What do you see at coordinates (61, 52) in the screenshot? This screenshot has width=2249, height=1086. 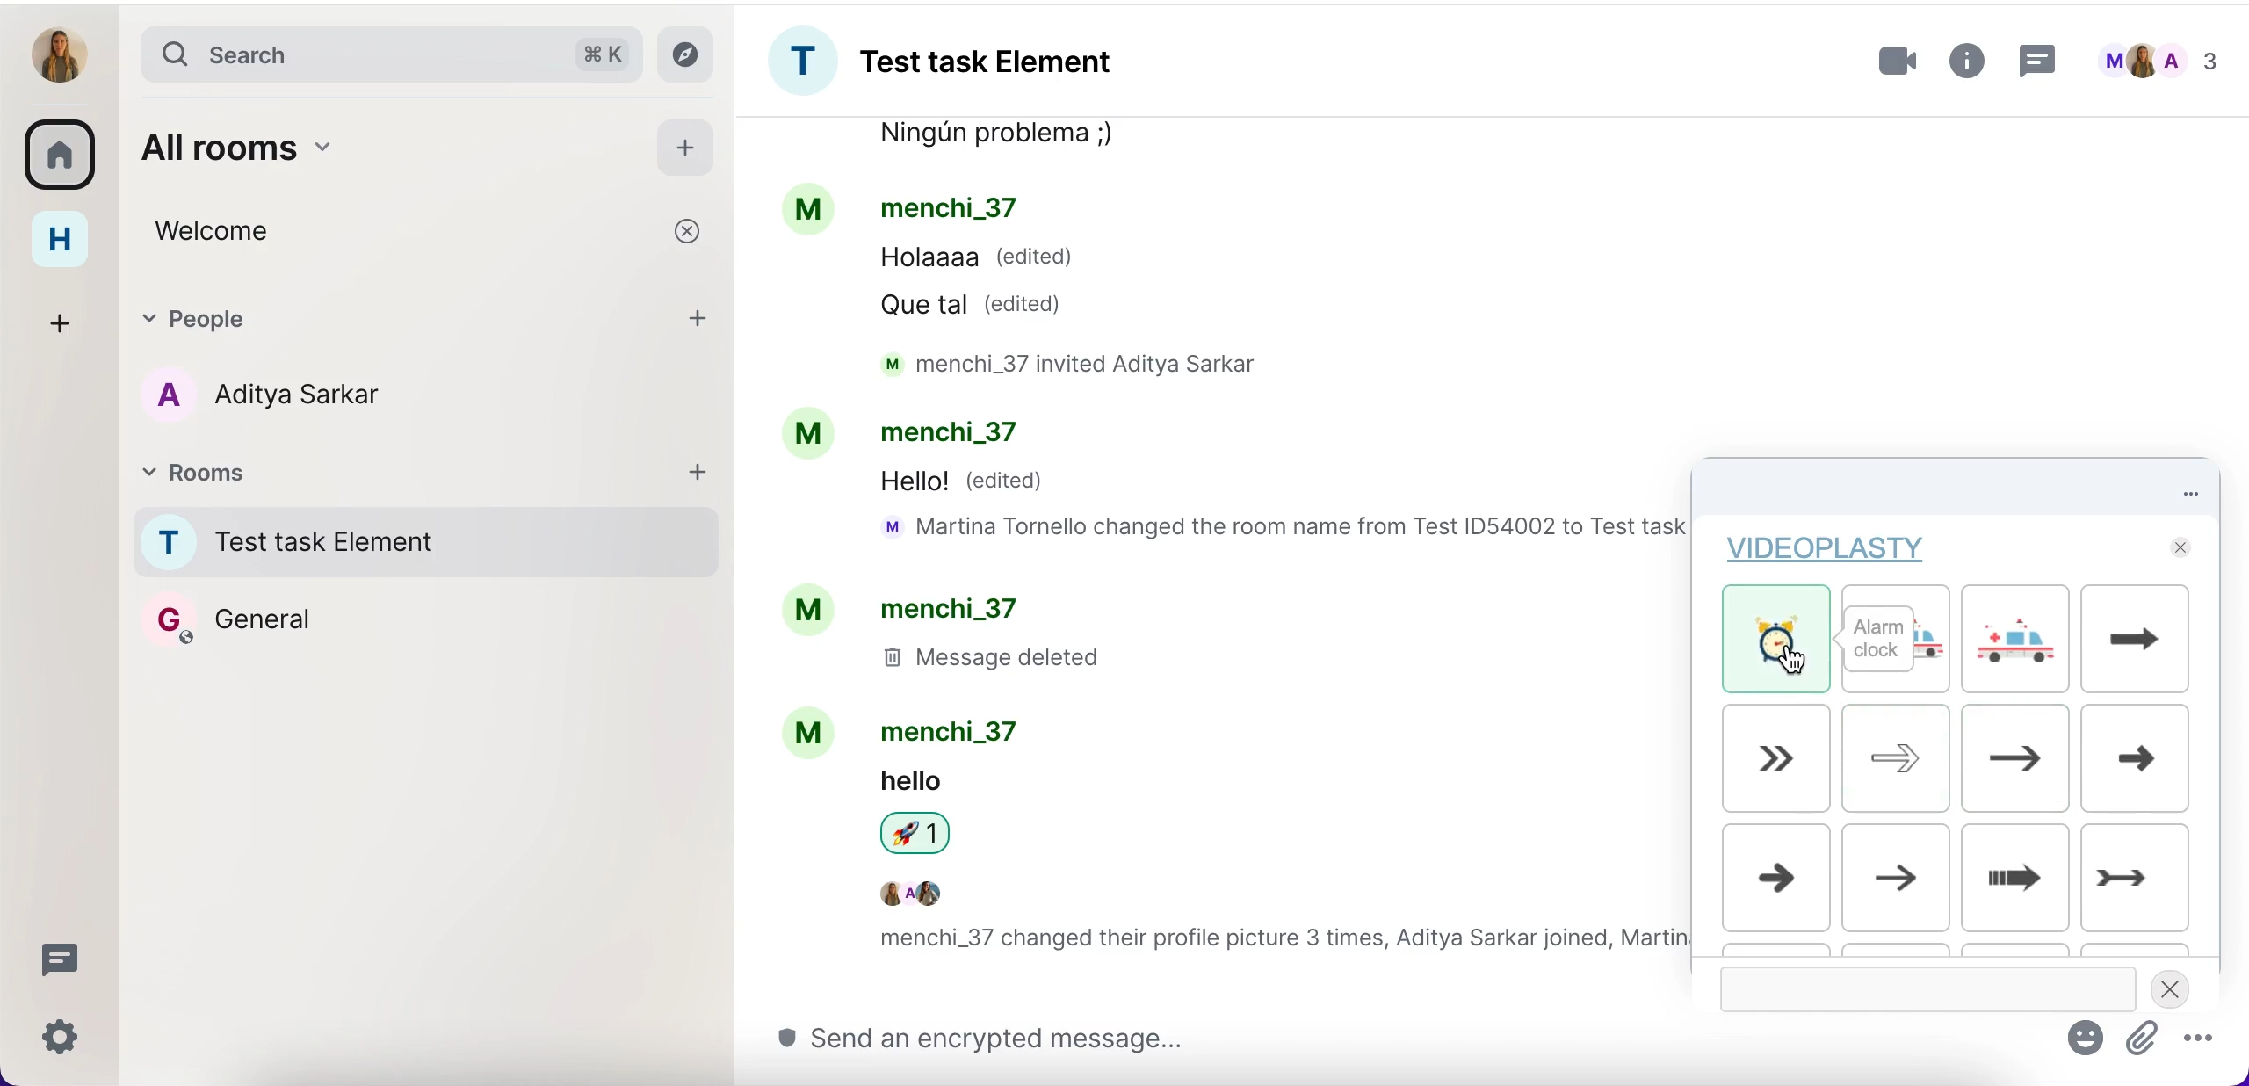 I see `user` at bounding box center [61, 52].